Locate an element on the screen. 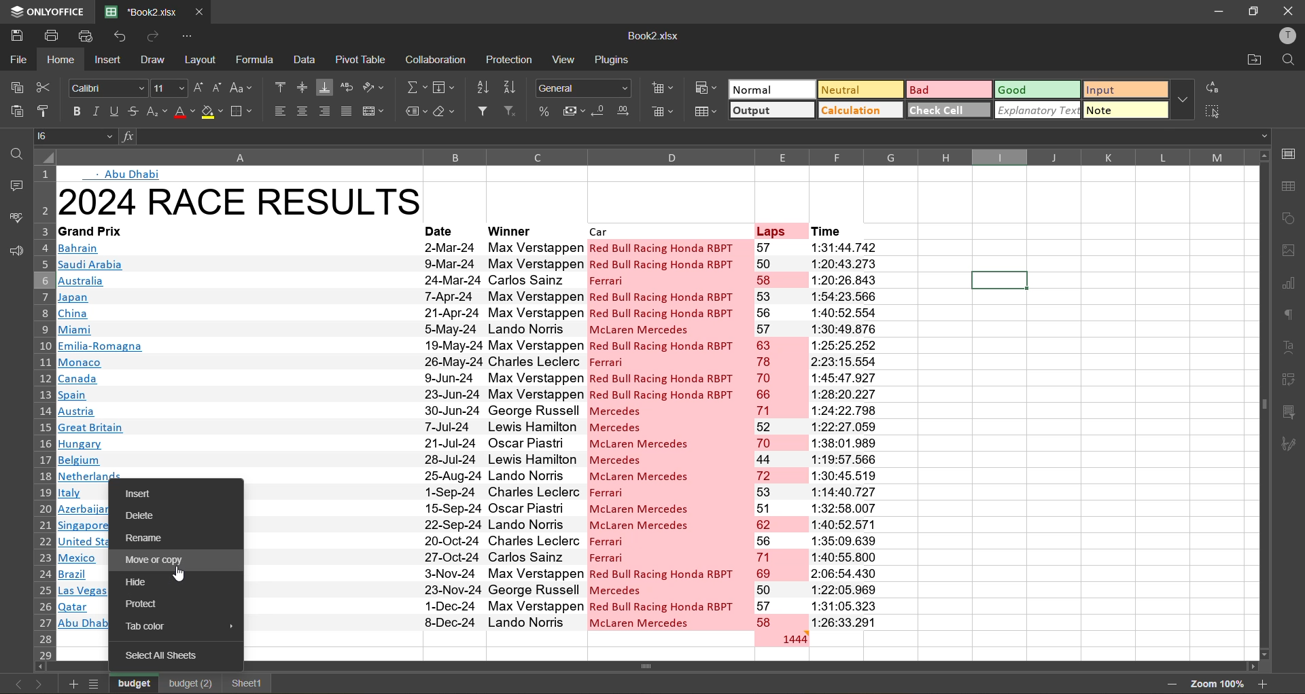 Image resolution: width=1305 pixels, height=694 pixels. layout is located at coordinates (203, 59).